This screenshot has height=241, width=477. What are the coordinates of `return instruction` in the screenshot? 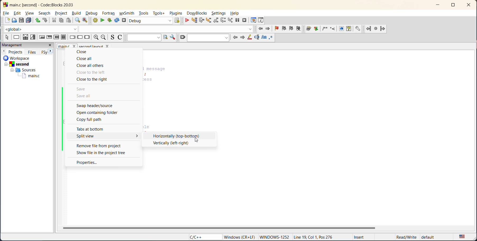 It's located at (87, 37).